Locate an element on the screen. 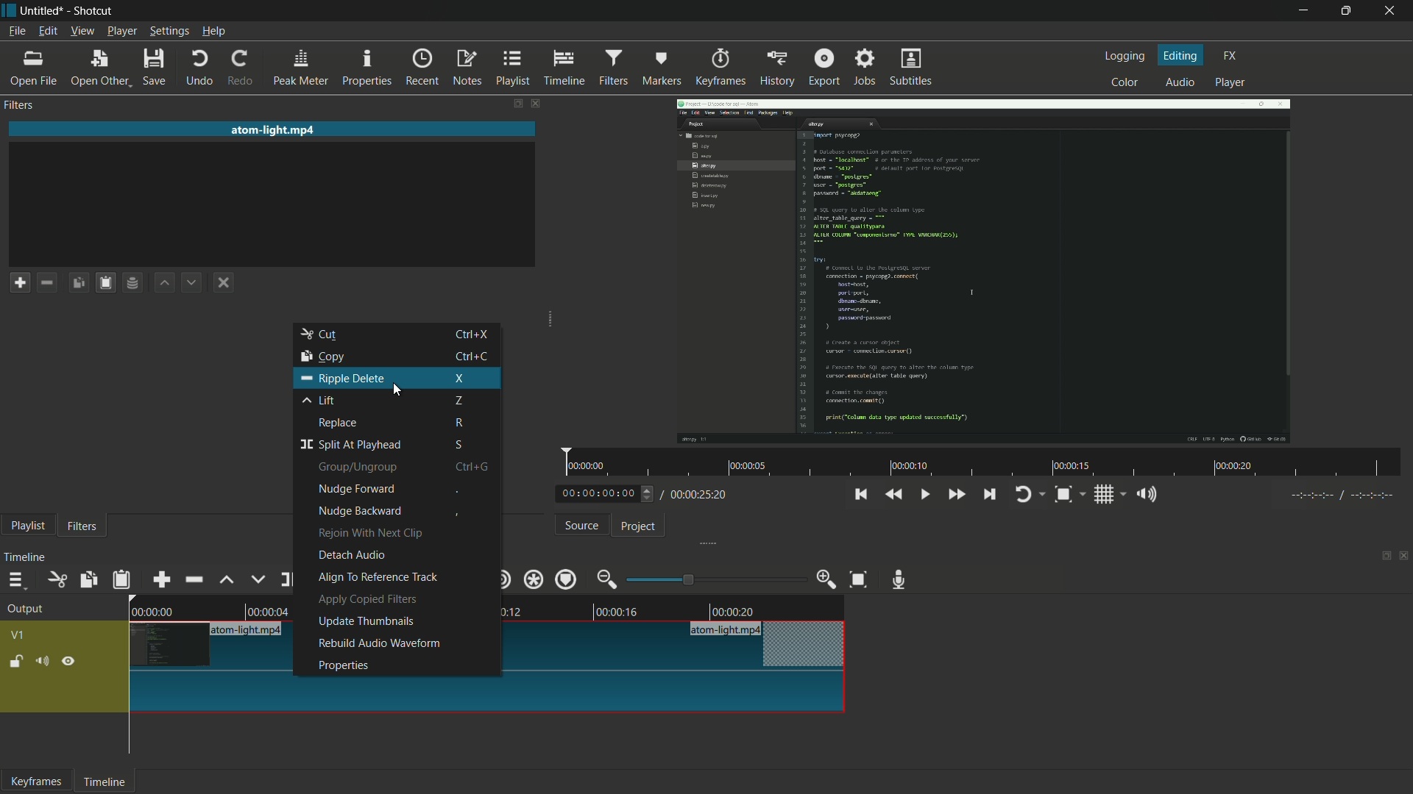  apply copied filters is located at coordinates (367, 600).